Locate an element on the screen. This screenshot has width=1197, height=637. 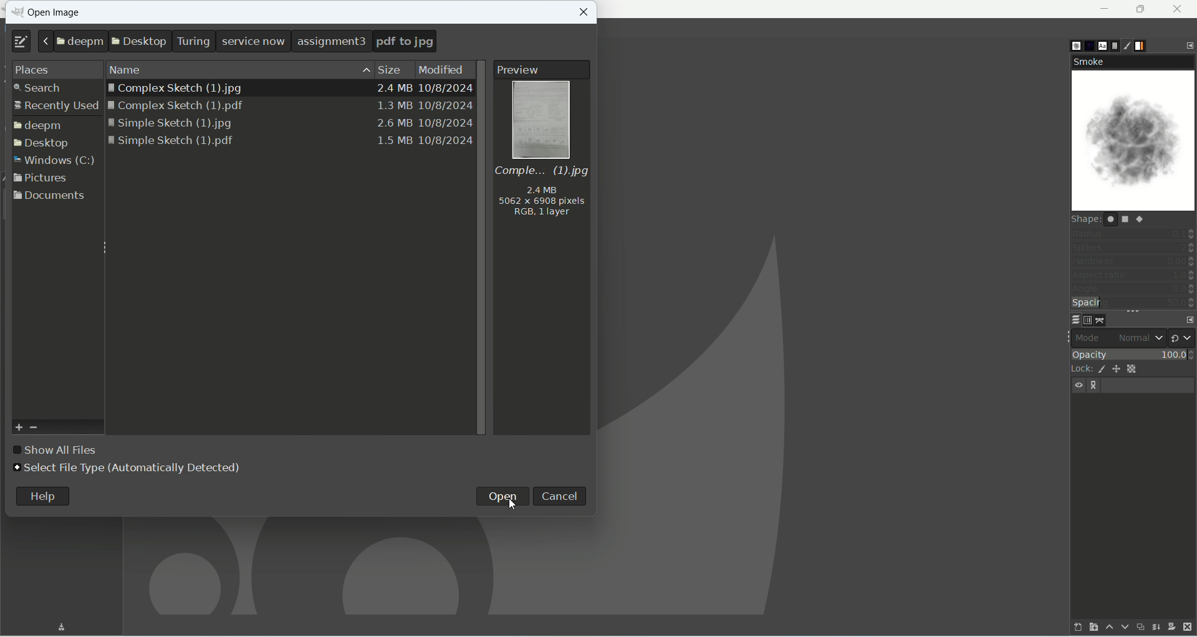
Cursor is located at coordinates (513, 503).